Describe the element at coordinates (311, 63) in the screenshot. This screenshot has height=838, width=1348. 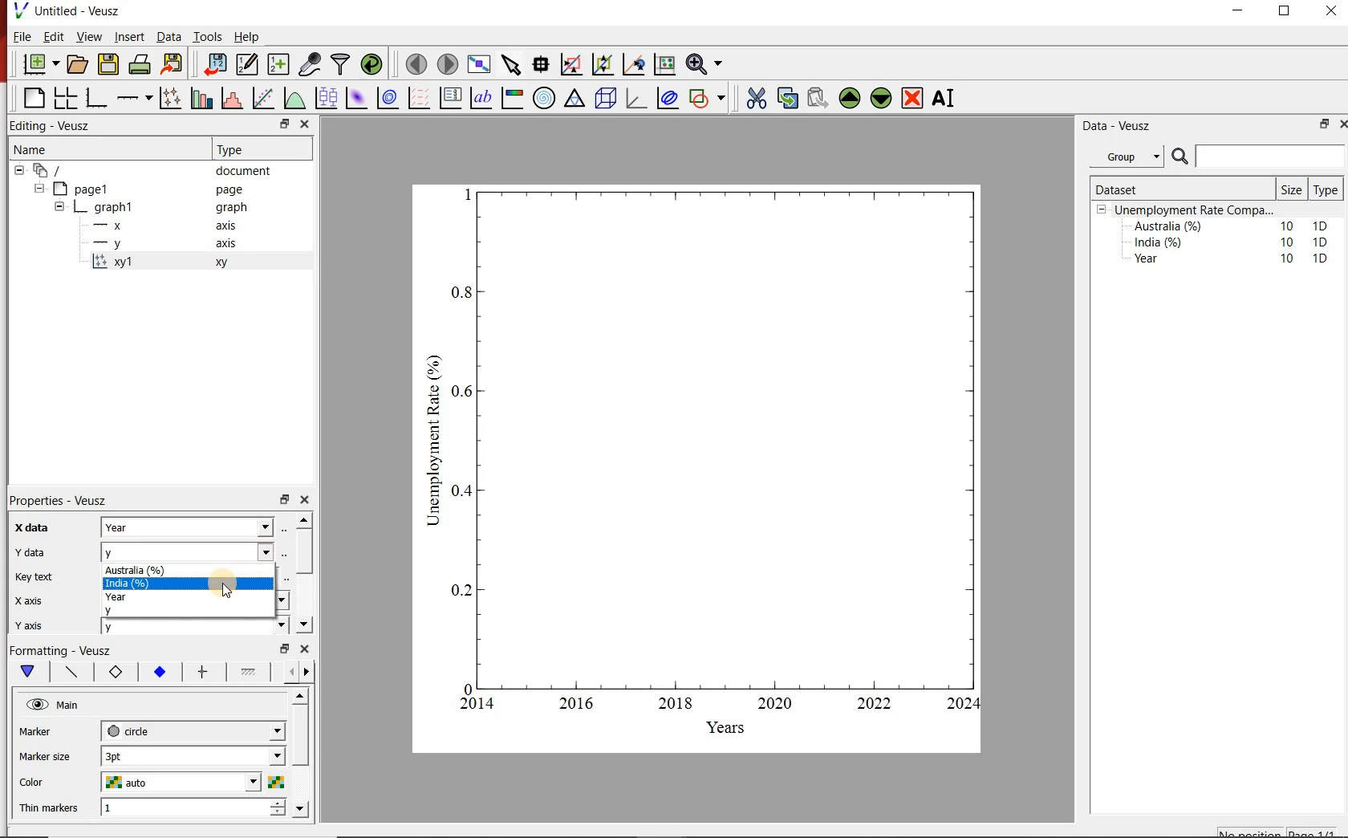
I see `caputure remote data` at that location.